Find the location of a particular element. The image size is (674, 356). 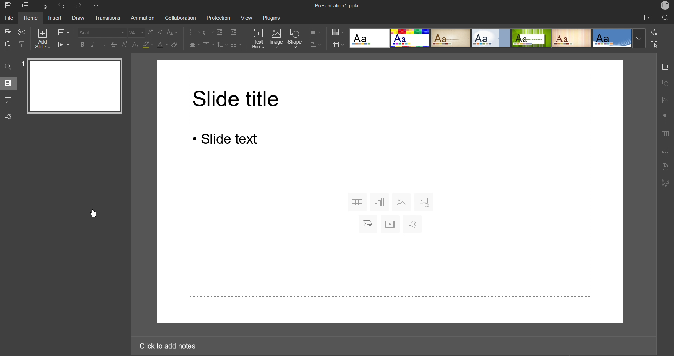

Color is located at coordinates (338, 32).